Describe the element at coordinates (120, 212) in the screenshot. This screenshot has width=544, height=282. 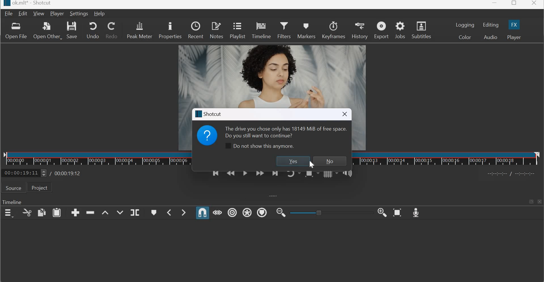
I see `Overwrite` at that location.